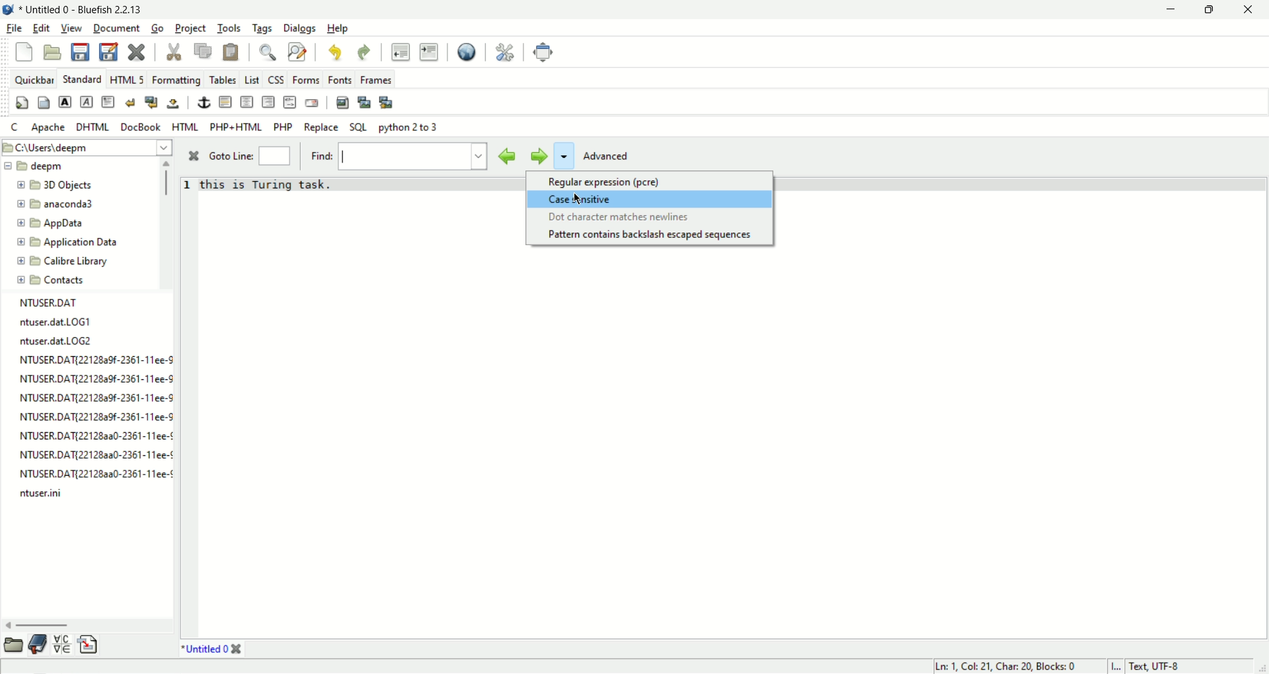 This screenshot has width=1269, height=674. What do you see at coordinates (108, 51) in the screenshot?
I see `save as` at bounding box center [108, 51].